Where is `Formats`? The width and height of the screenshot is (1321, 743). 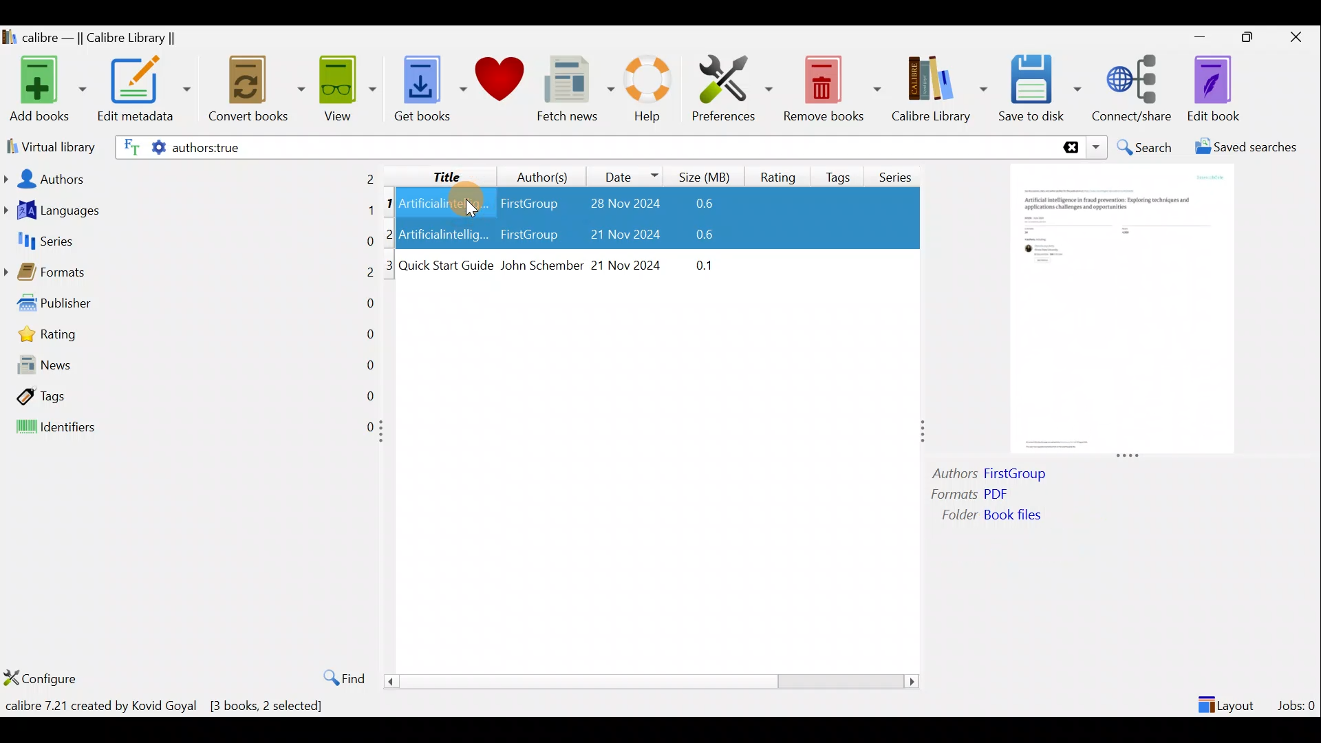 Formats is located at coordinates (189, 276).